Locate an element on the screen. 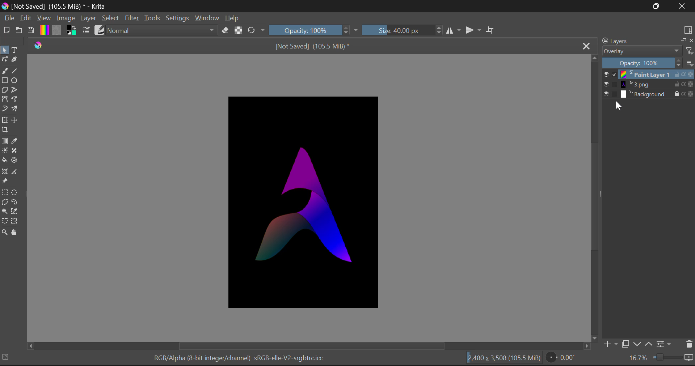 This screenshot has width=695, height=366. Brush Settings is located at coordinates (87, 30).